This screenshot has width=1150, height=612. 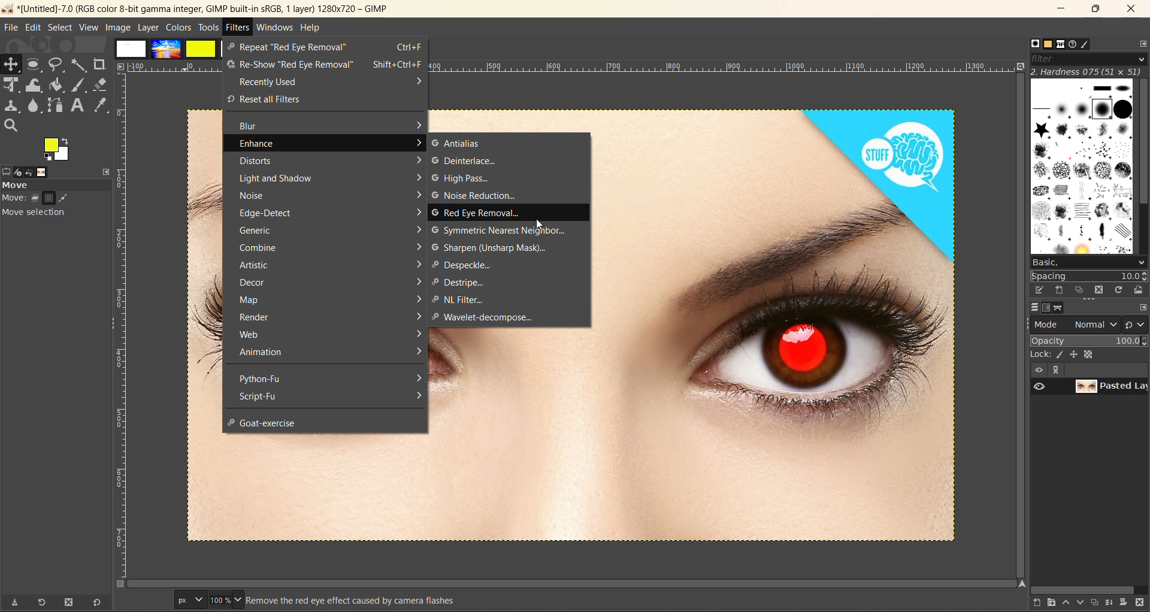 I want to click on mode, so click(x=1075, y=325).